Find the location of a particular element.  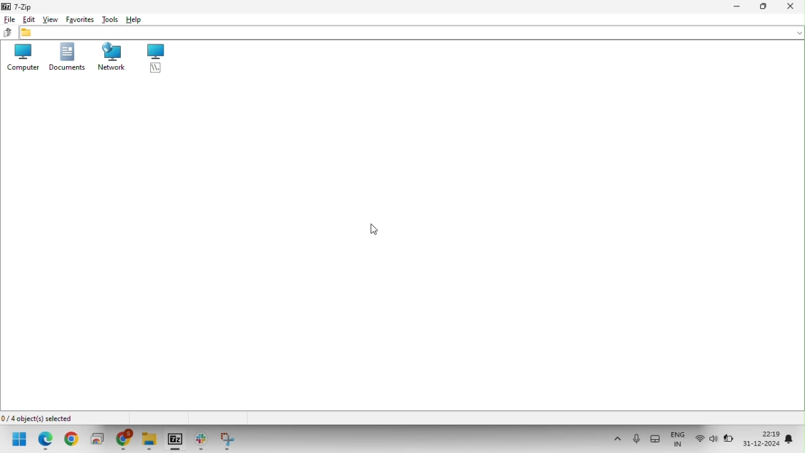

chrome profile is located at coordinates (124, 440).